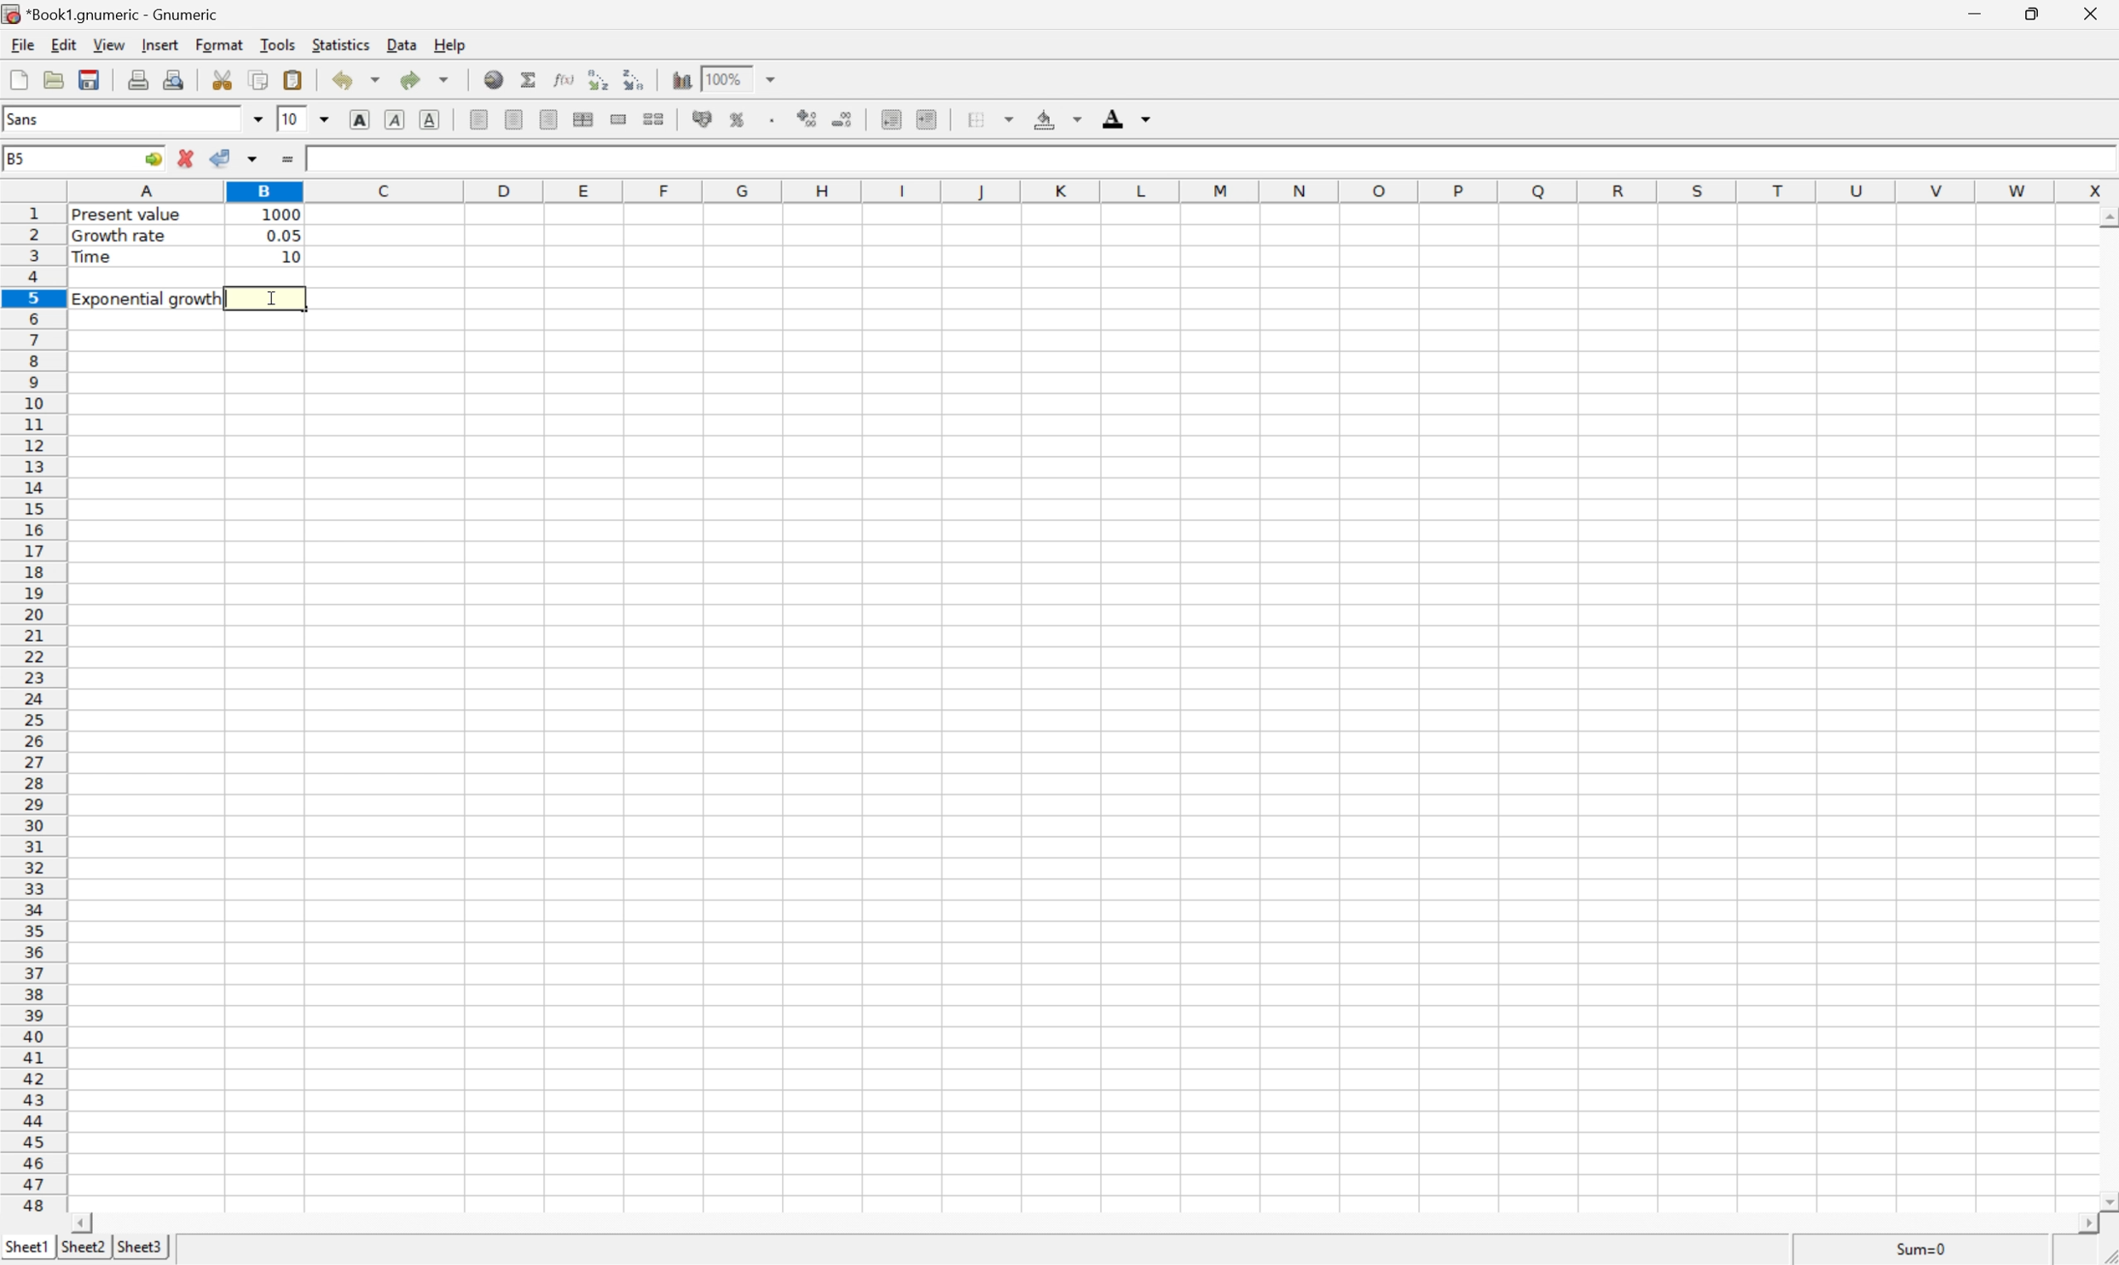 Image resolution: width=2119 pixels, height=1265 pixels. I want to click on Minimize, so click(1975, 14).